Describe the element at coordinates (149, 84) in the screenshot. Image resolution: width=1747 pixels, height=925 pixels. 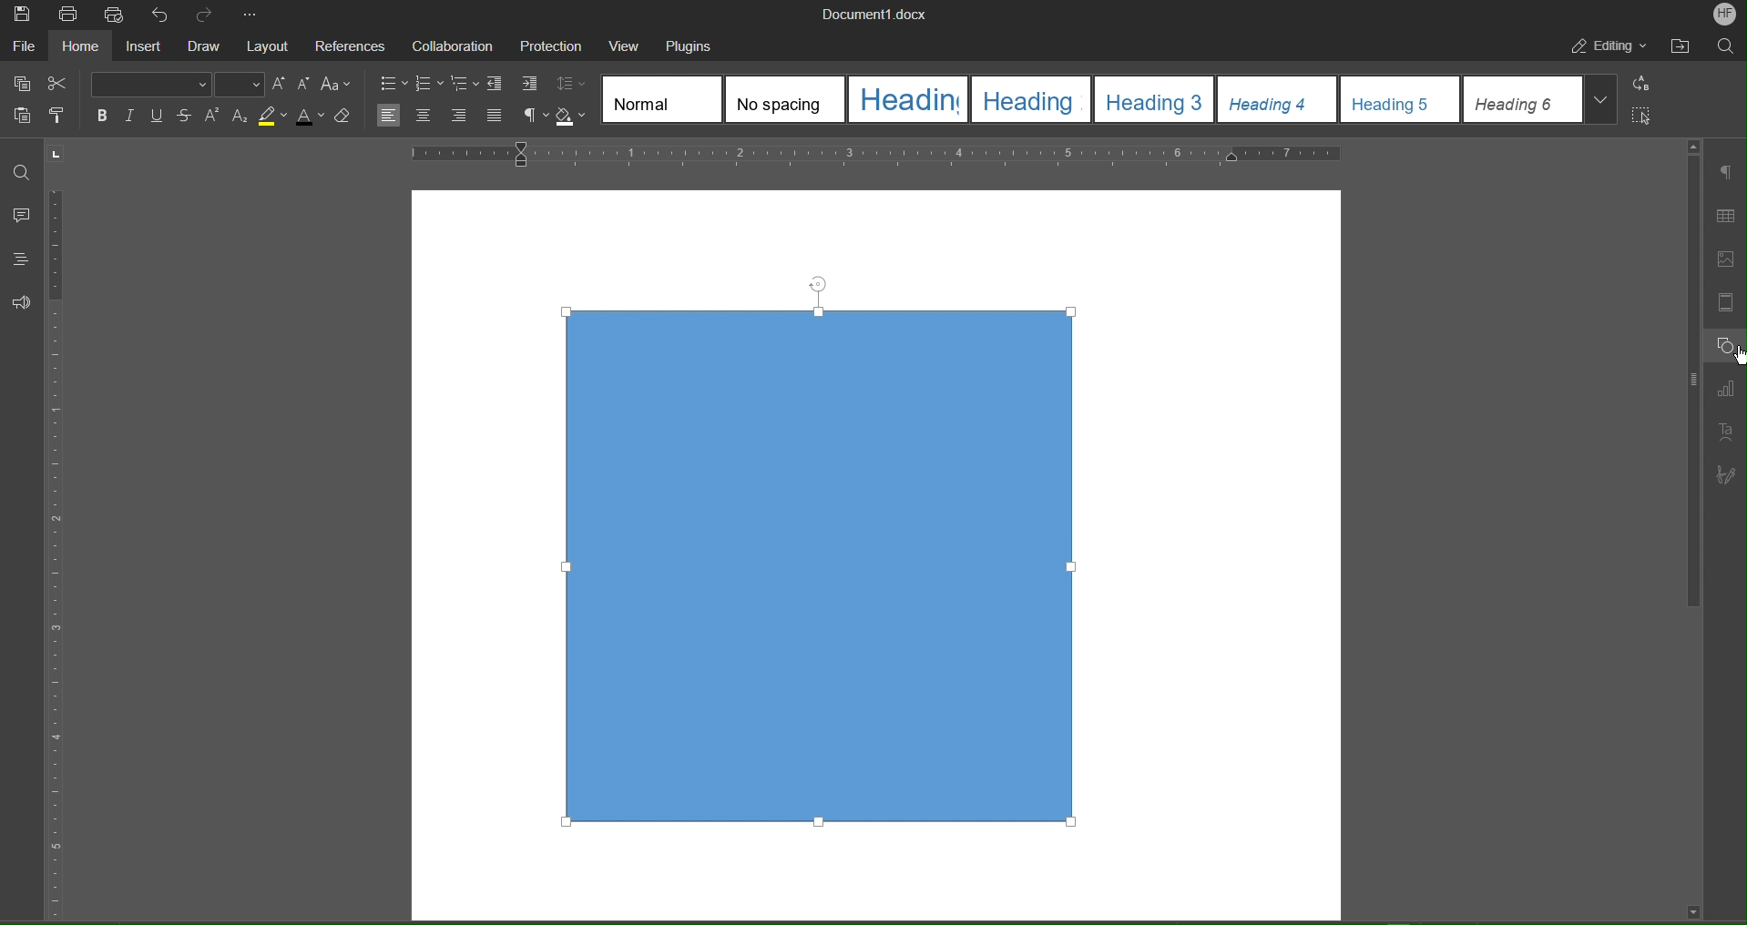
I see `Font` at that location.